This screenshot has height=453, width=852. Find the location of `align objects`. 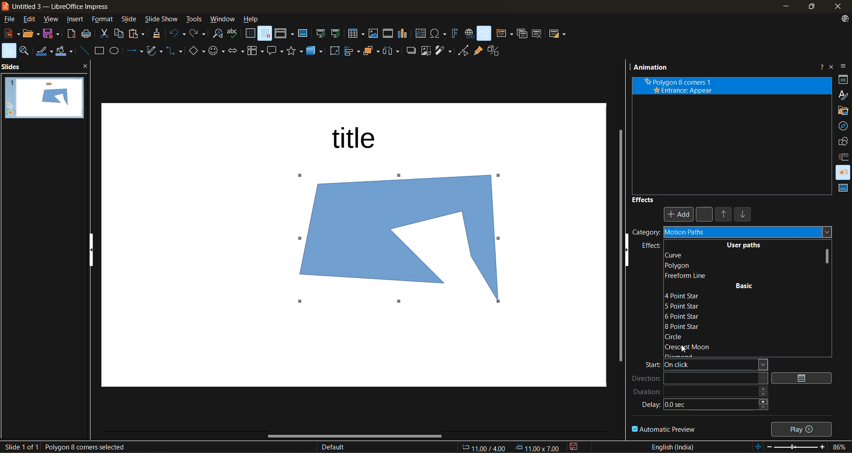

align objects is located at coordinates (351, 51).